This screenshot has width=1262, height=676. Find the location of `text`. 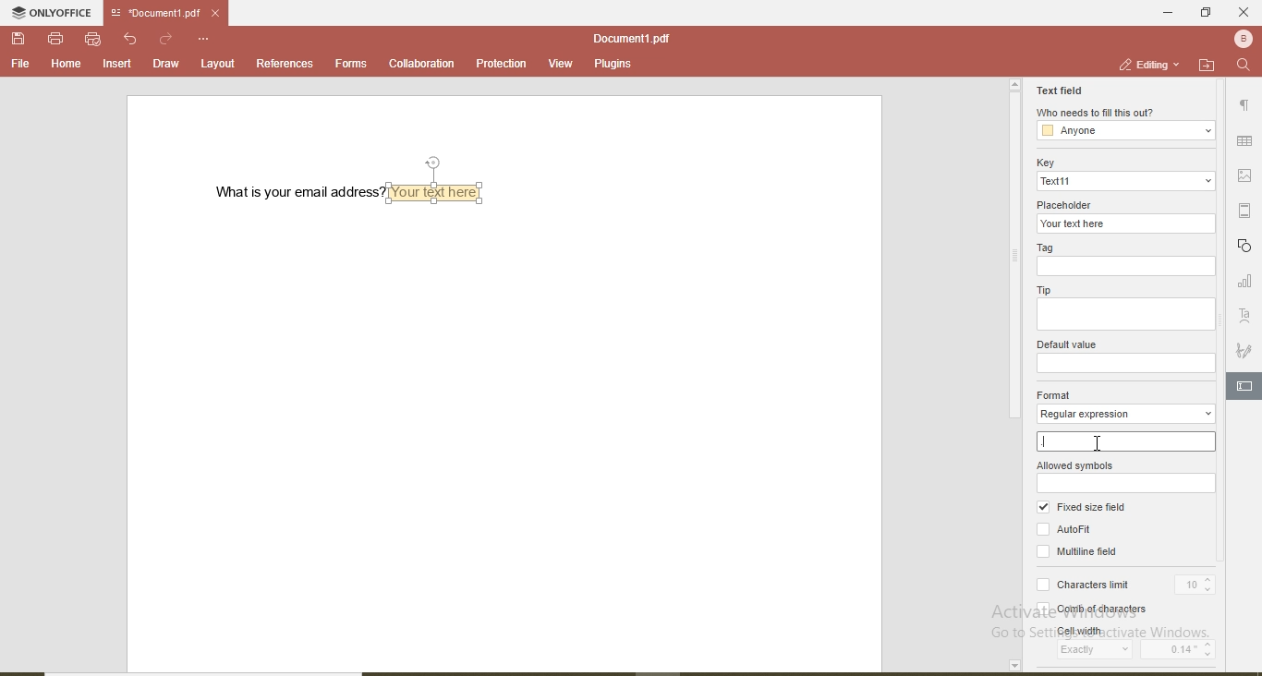

text is located at coordinates (1245, 316).